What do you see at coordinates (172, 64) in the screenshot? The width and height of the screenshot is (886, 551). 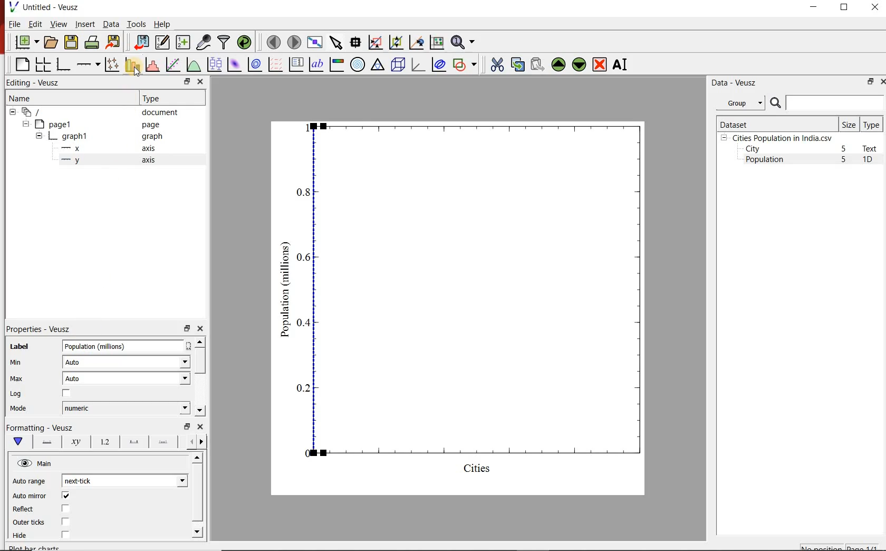 I see `fit a function to data` at bounding box center [172, 64].